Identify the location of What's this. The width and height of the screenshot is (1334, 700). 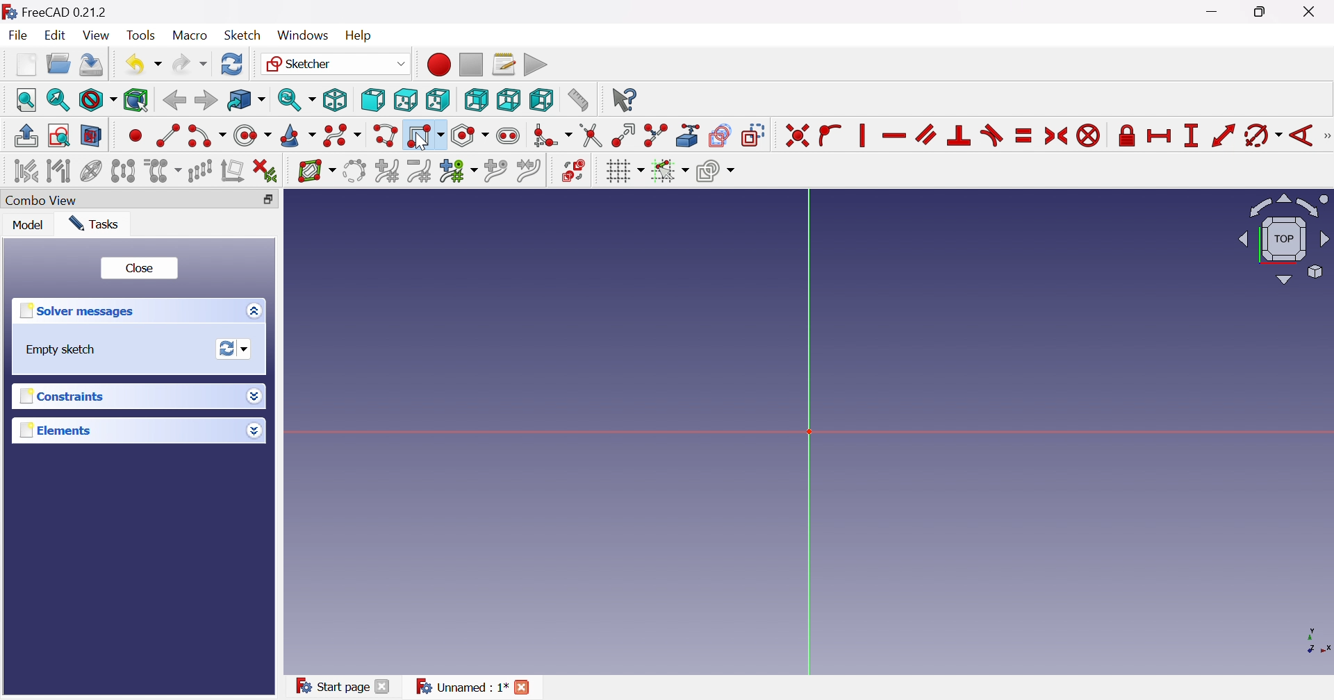
(624, 100).